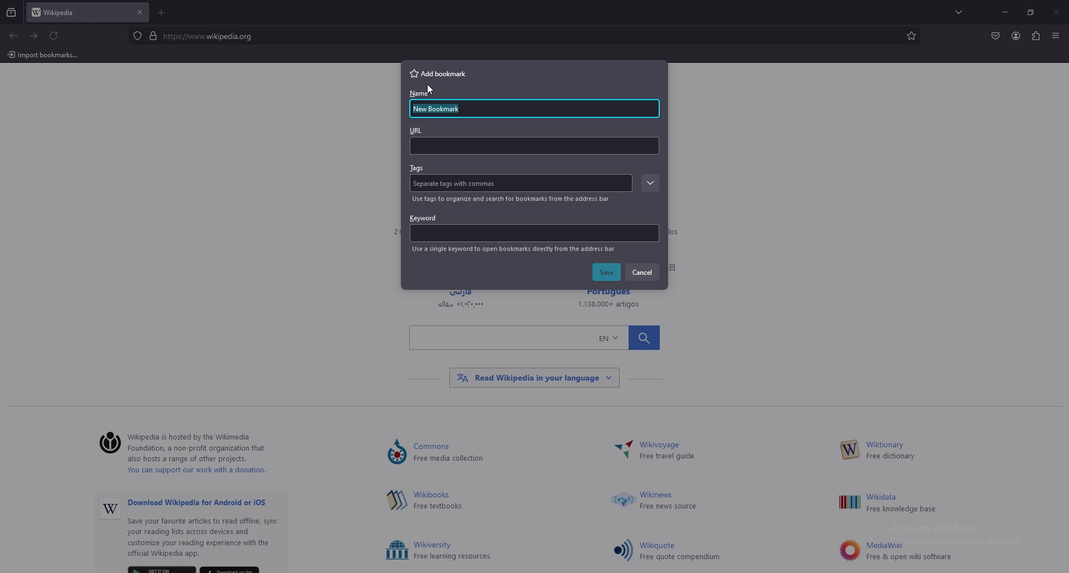 The width and height of the screenshot is (1069, 573). Describe the element at coordinates (621, 451) in the screenshot. I see `` at that location.